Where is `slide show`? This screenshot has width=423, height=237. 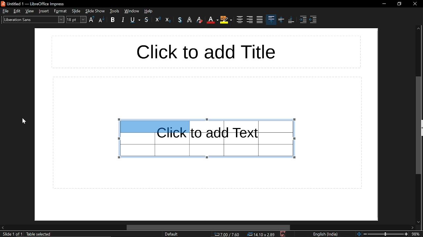
slide show is located at coordinates (95, 11).